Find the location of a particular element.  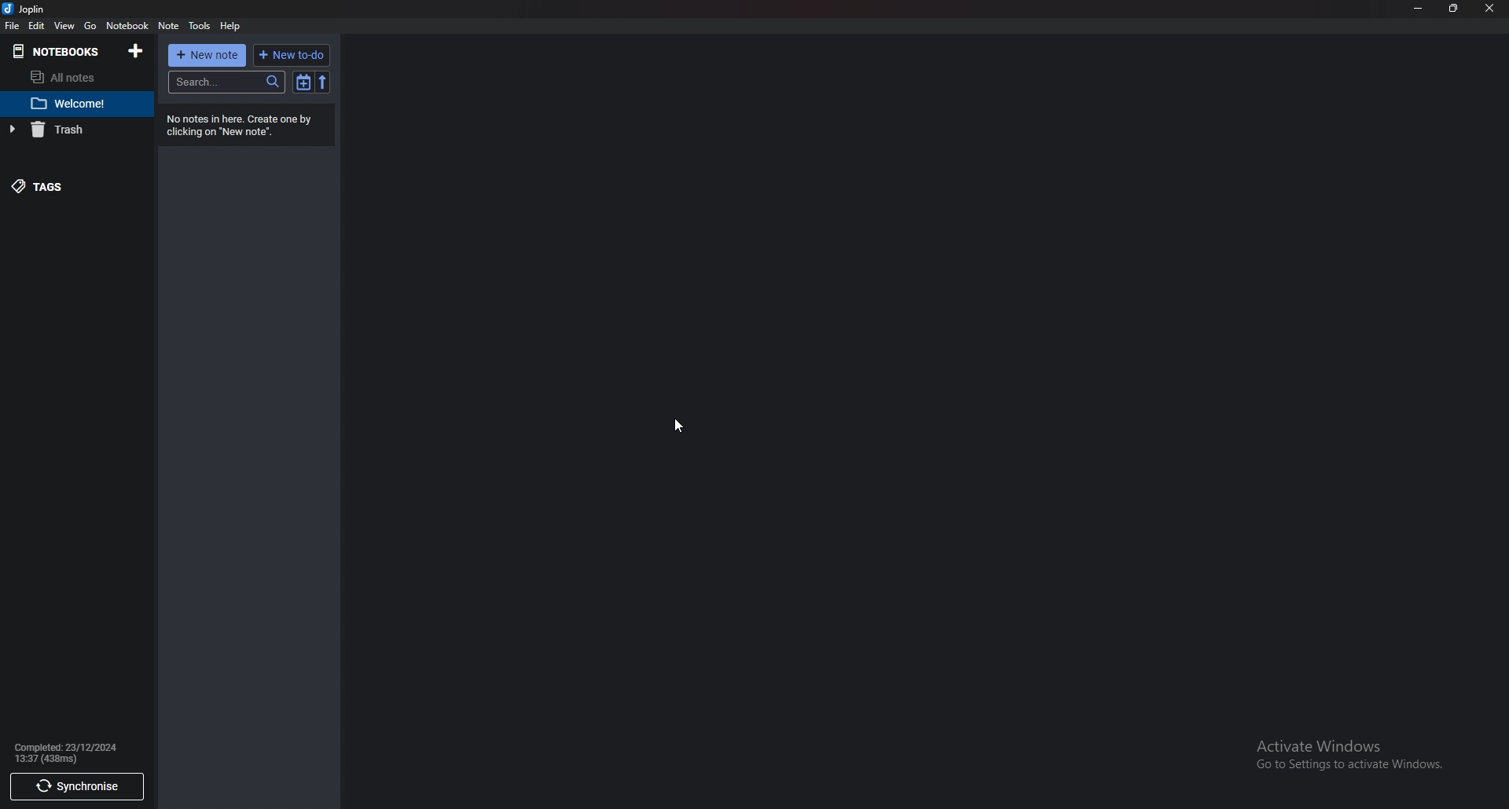

tools is located at coordinates (200, 26).